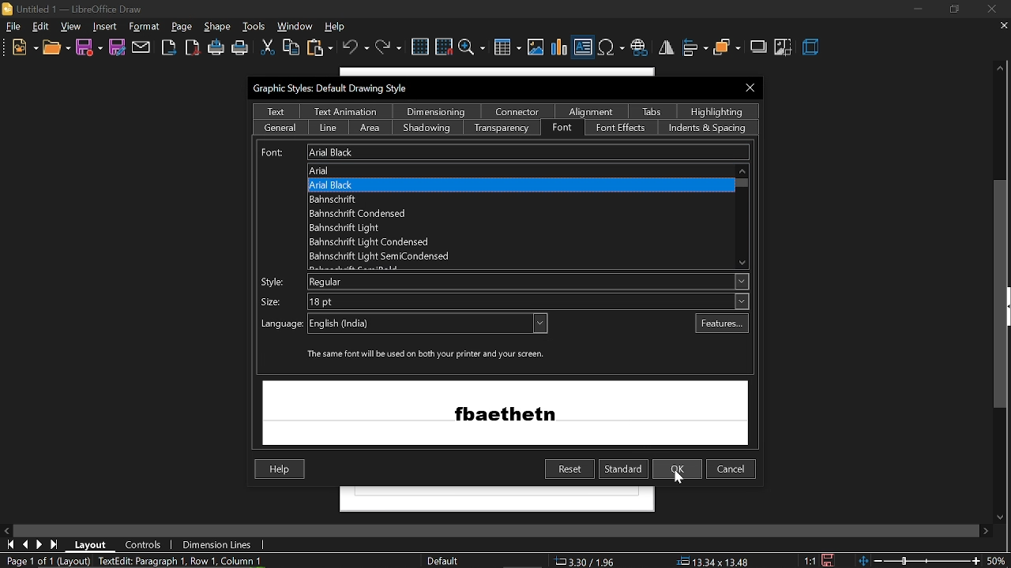 Image resolution: width=1011 pixels, height=568 pixels. I want to click on TextEdit: Paragraph 1, Row 1, Column 10, so click(183, 561).